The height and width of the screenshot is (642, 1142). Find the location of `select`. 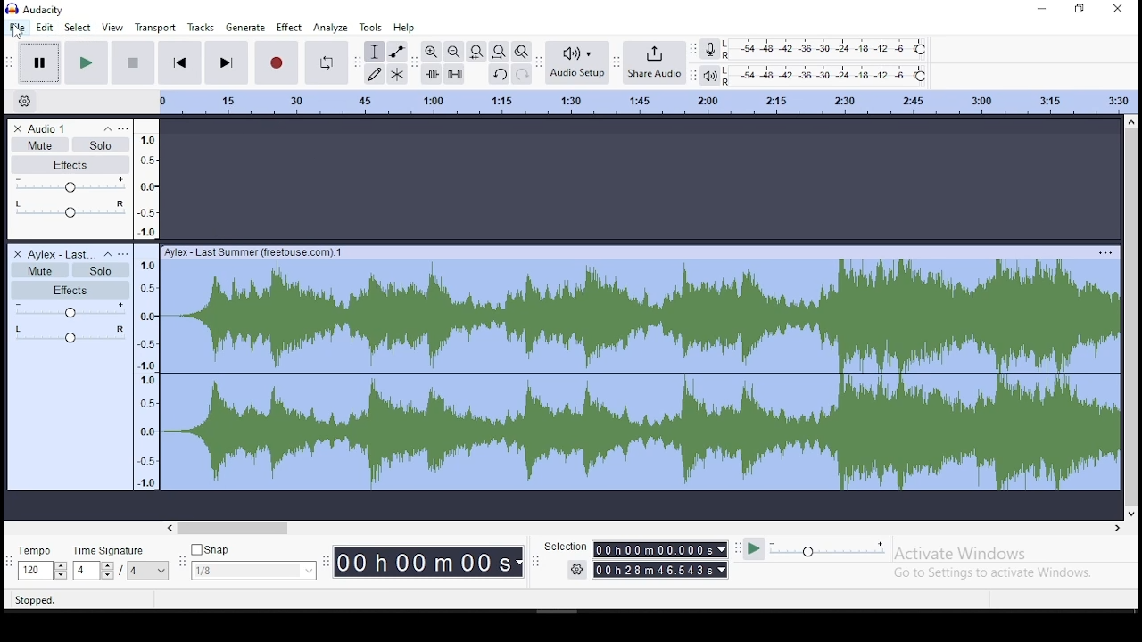

select is located at coordinates (79, 27).